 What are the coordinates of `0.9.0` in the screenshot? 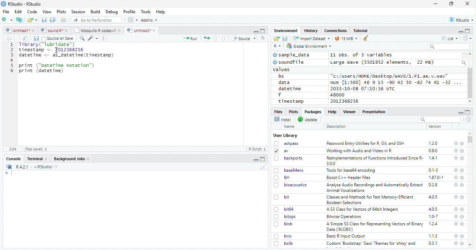 It's located at (433, 151).